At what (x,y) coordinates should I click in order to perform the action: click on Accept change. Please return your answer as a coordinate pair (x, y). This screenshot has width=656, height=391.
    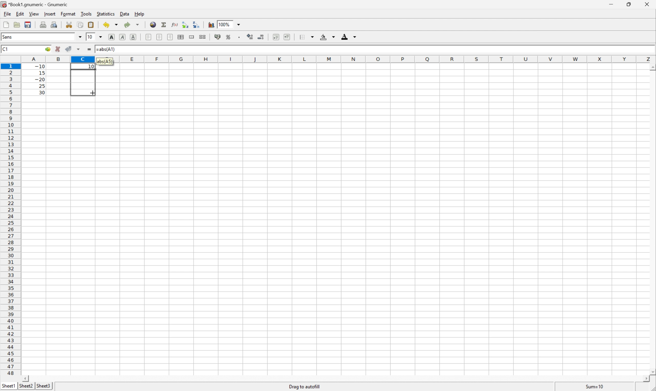
    Looking at the image, I should click on (69, 49).